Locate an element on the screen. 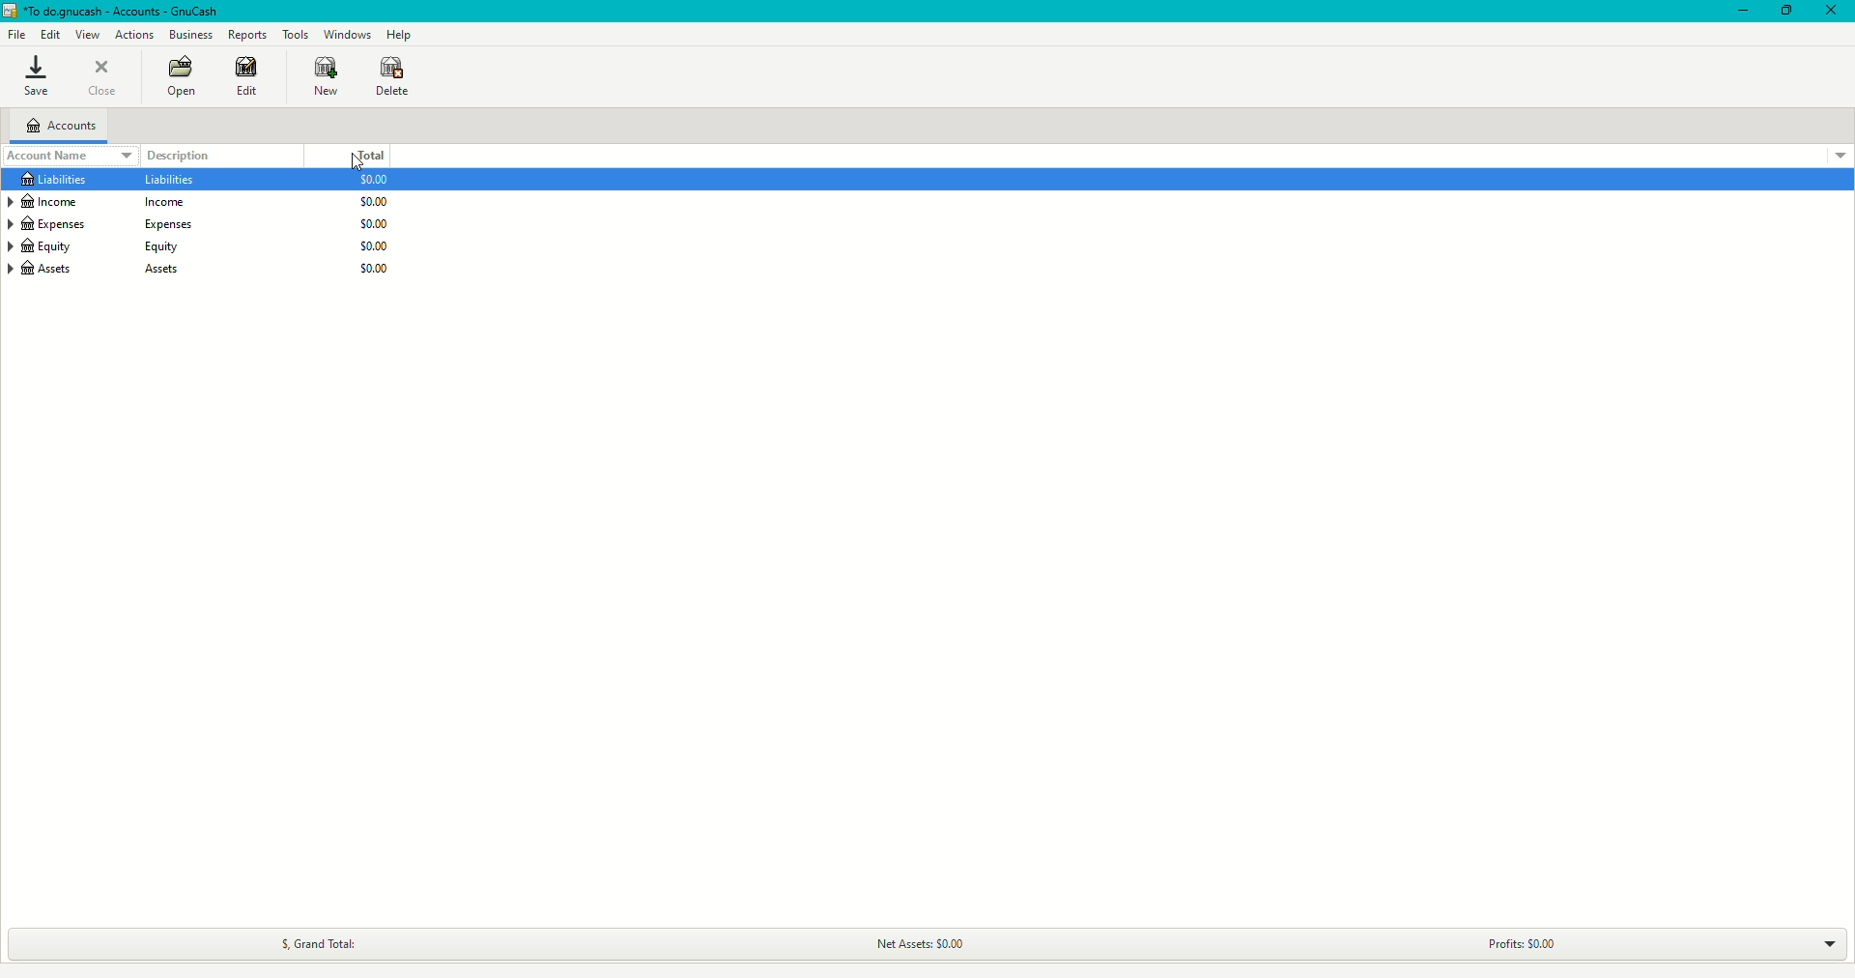 This screenshot has width=1855, height=978. $0 is located at coordinates (373, 228).